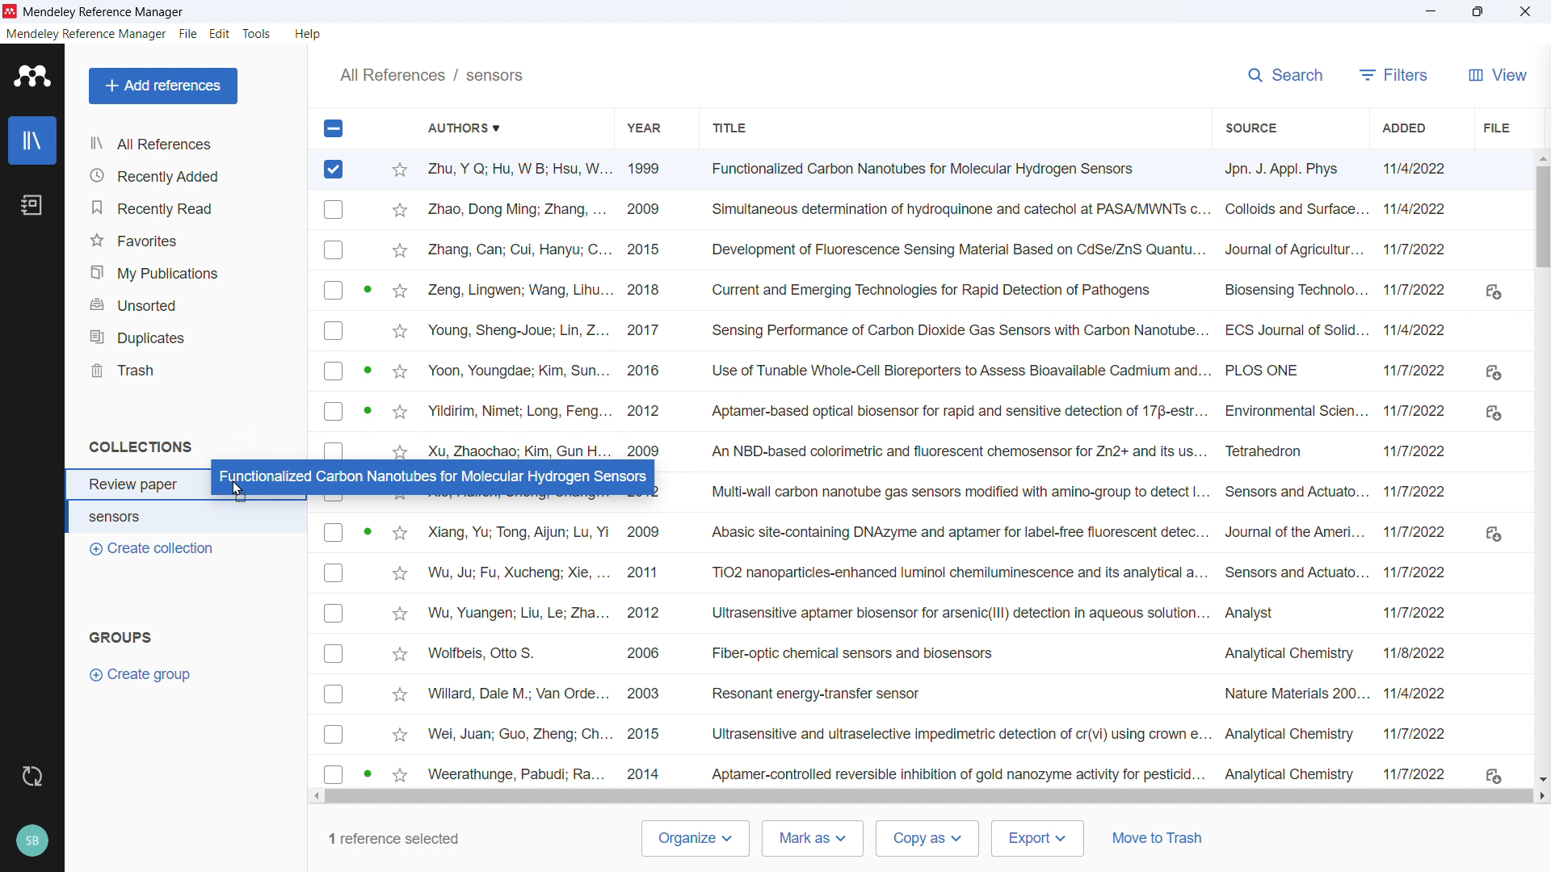 This screenshot has height=872, width=1551. I want to click on PDF available, so click(367, 530).